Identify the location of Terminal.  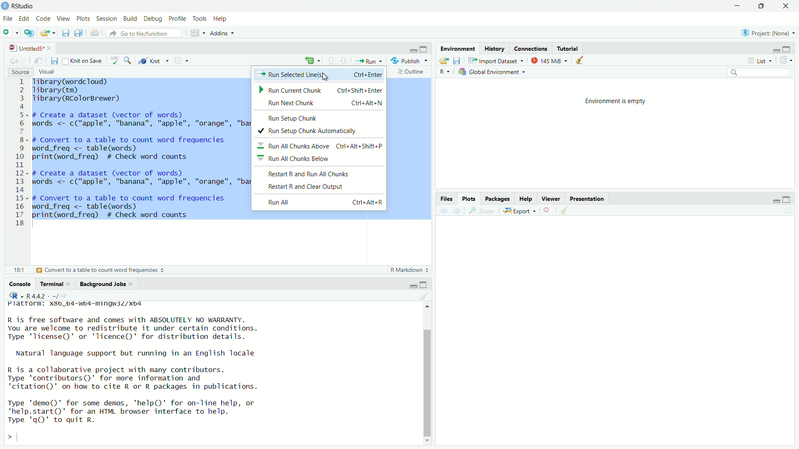
(57, 284).